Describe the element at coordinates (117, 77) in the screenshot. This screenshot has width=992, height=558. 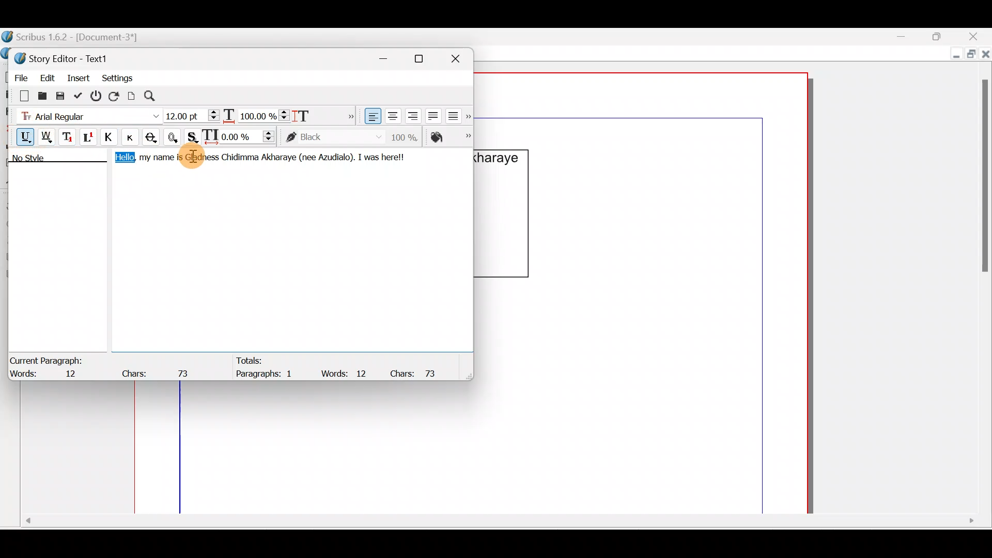
I see `Settings` at that location.